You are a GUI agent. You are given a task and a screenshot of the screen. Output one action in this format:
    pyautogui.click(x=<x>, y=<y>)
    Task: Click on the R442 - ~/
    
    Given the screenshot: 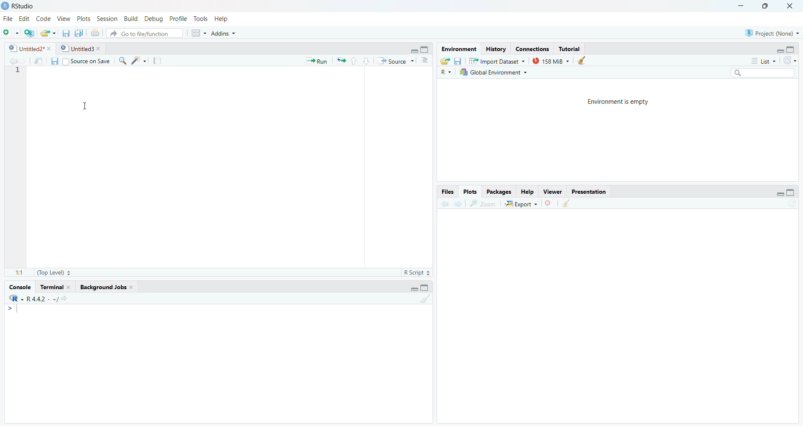 What is the action you would take?
    pyautogui.click(x=51, y=298)
    